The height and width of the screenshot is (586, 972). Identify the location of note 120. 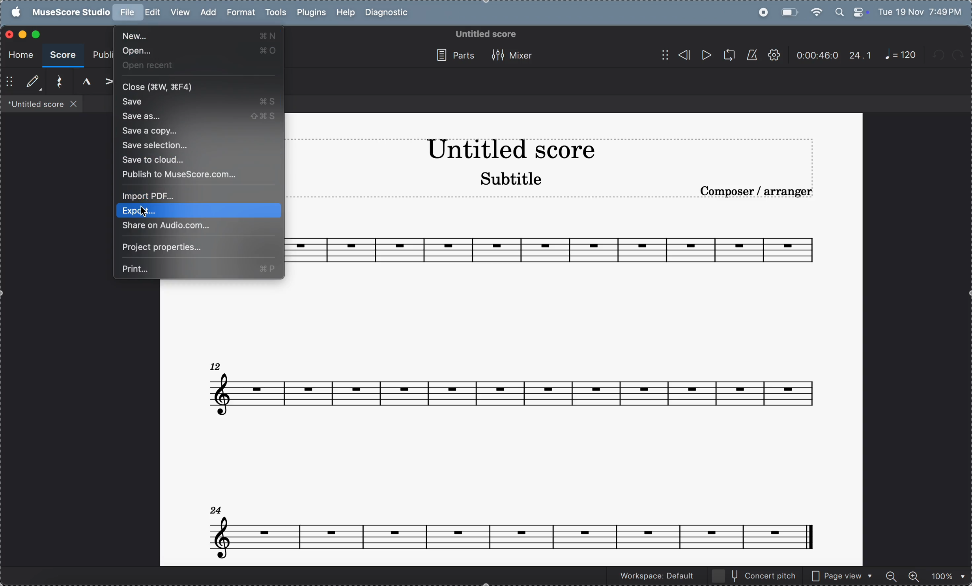
(901, 55).